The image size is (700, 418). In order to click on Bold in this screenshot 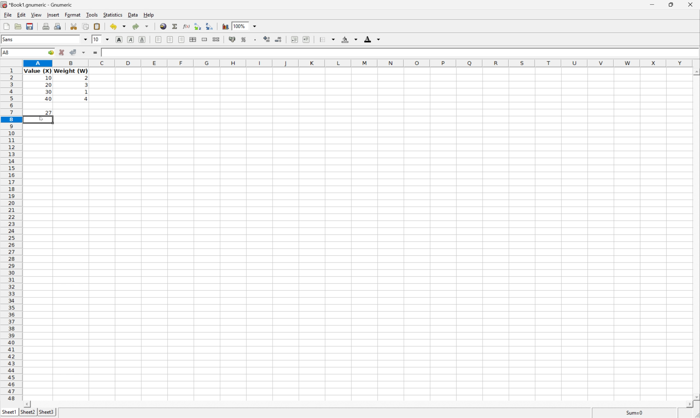, I will do `click(120, 39)`.